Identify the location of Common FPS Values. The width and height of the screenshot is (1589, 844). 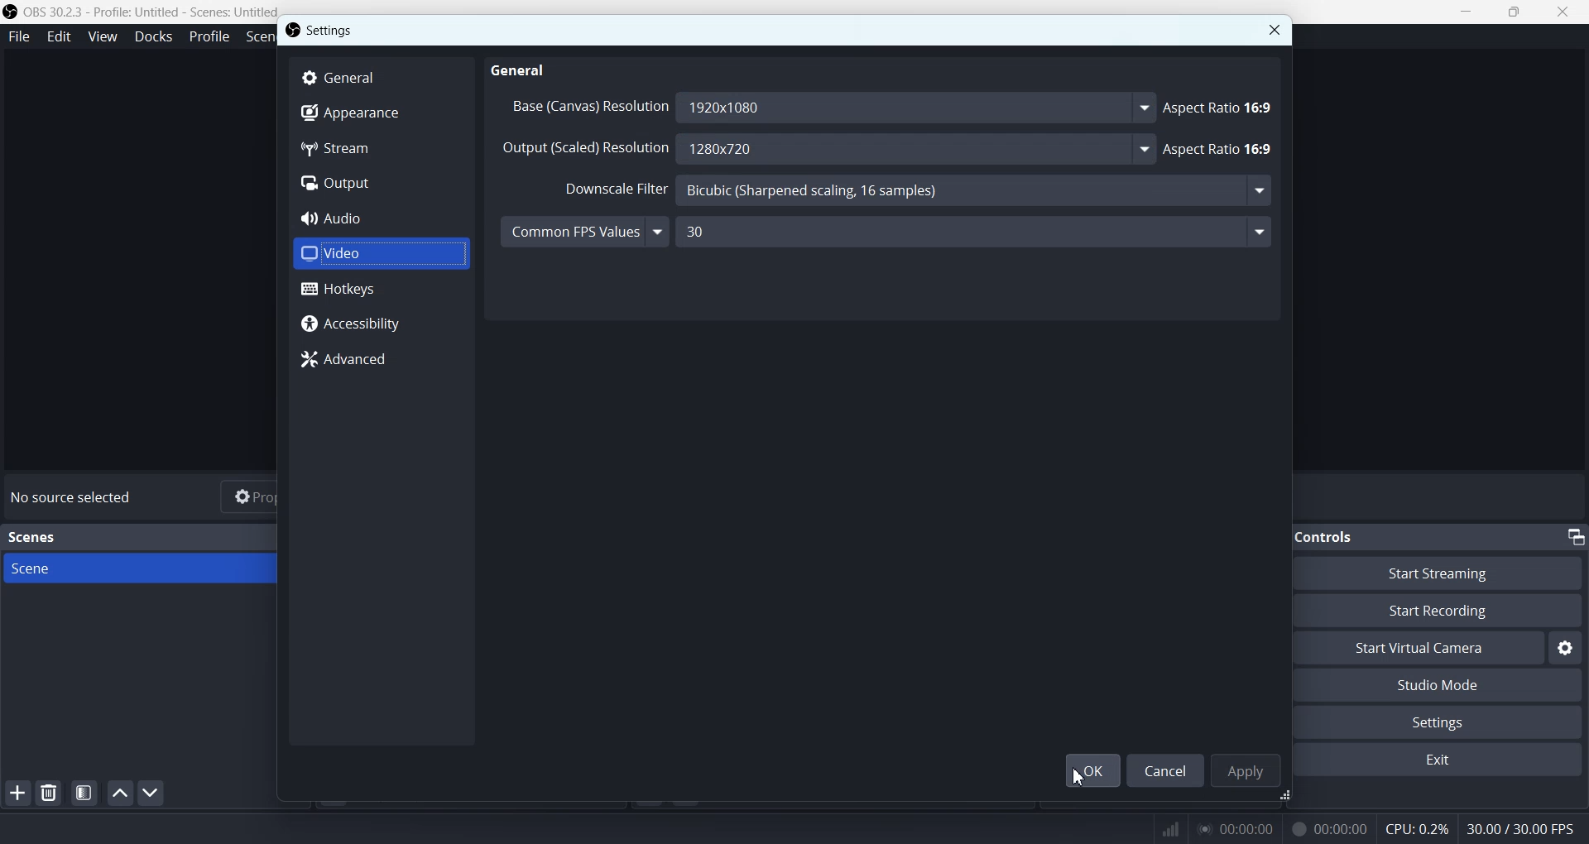
(584, 230).